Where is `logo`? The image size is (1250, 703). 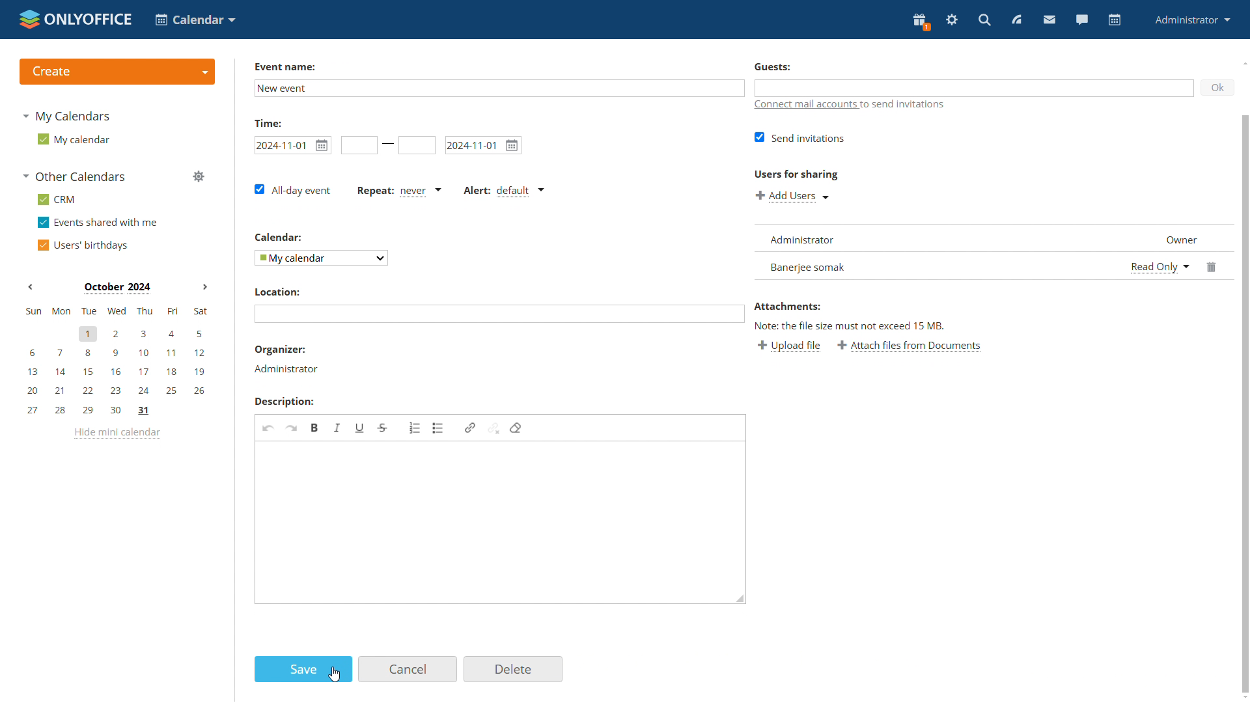
logo is located at coordinates (76, 18).